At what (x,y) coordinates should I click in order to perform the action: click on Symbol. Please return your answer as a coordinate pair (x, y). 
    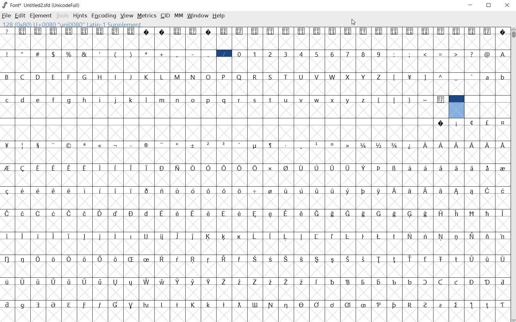
    Looking at the image, I should click on (24, 259).